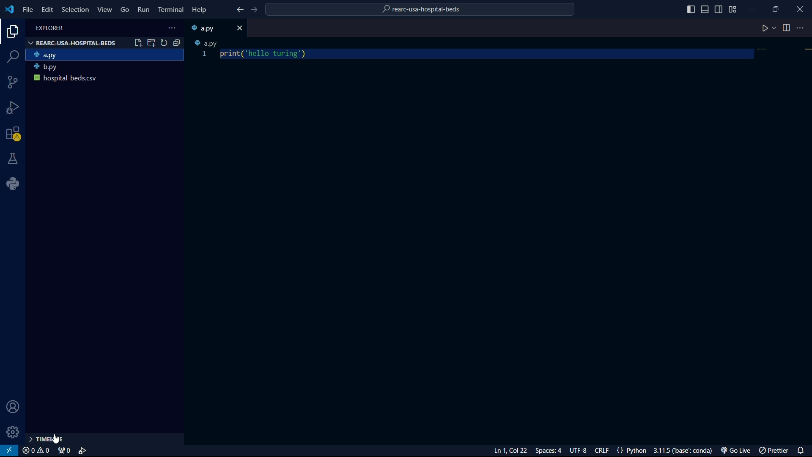  What do you see at coordinates (105, 67) in the screenshot?
I see `b.py file` at bounding box center [105, 67].